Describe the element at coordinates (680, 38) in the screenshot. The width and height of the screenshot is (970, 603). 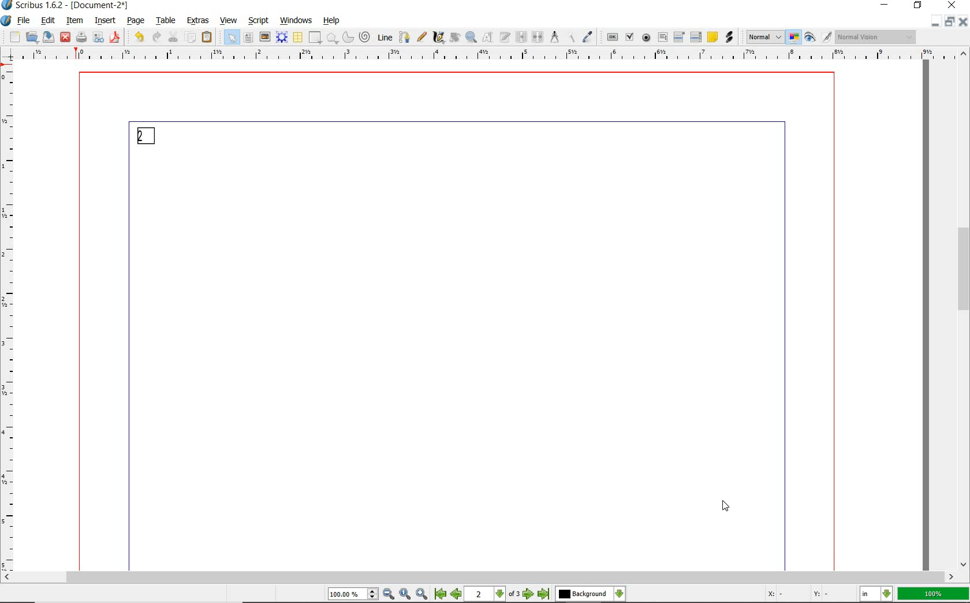
I see `pdf combo box` at that location.